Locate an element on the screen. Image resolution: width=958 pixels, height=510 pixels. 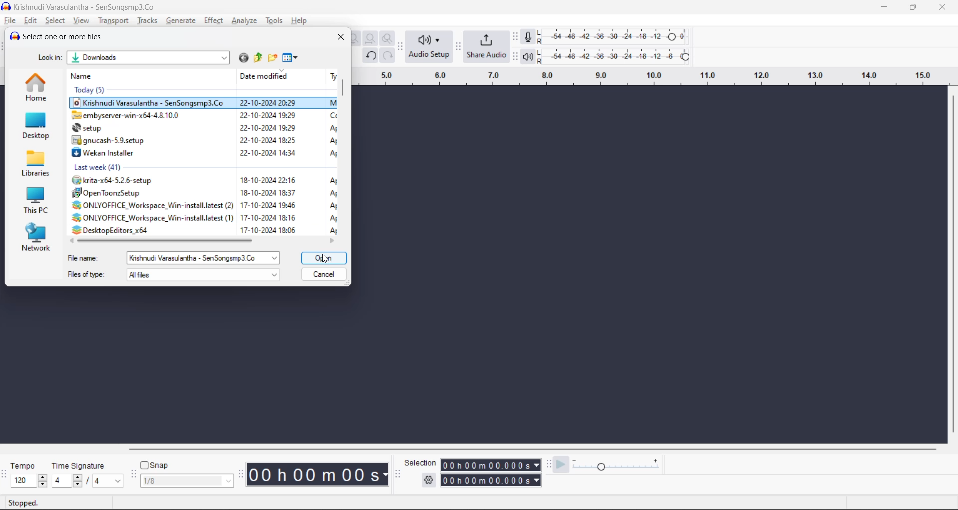
J Wekan Installer 22-10-2024 14:34 A is located at coordinates (204, 152).